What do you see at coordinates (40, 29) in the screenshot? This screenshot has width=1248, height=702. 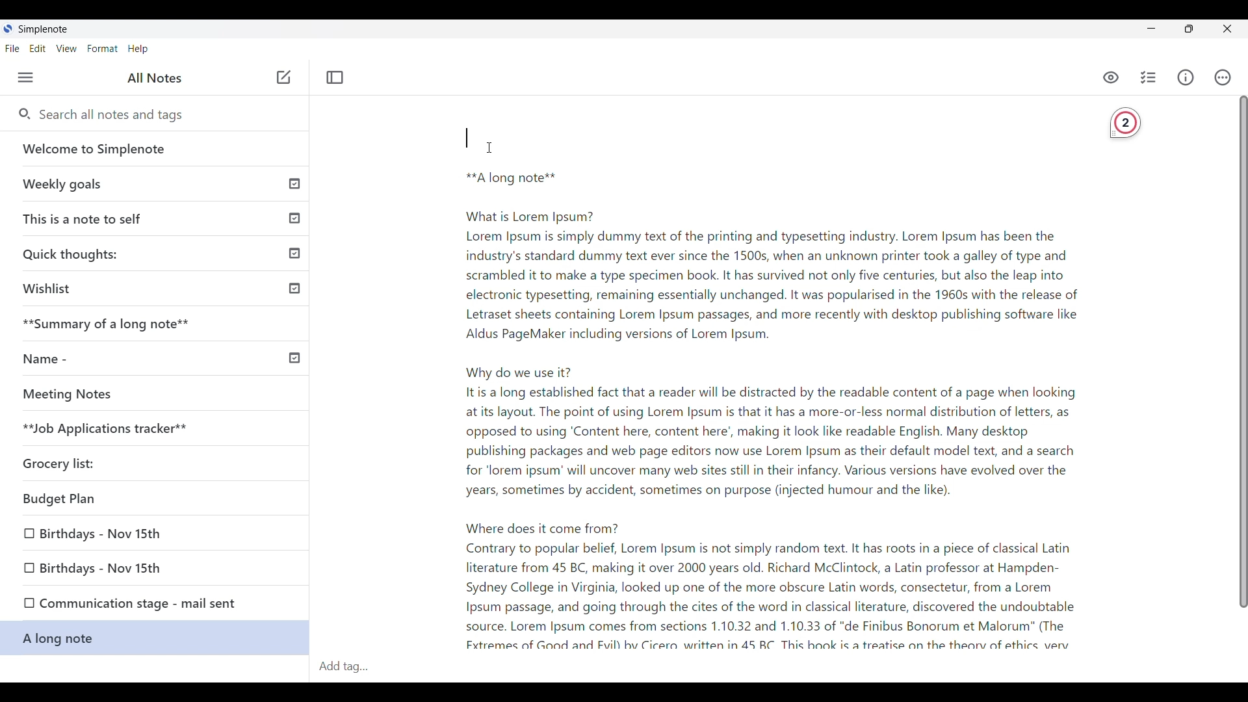 I see `SimpleNote` at bounding box center [40, 29].